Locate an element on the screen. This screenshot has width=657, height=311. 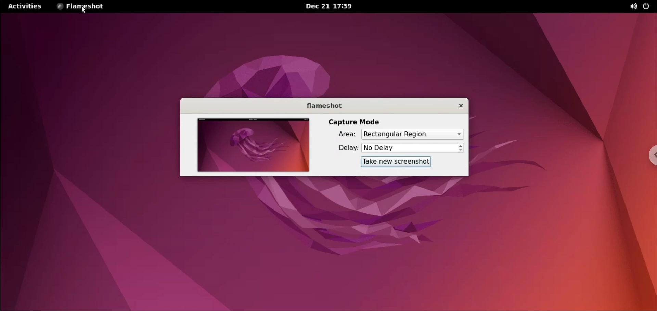
capture area types dropdown is located at coordinates (412, 134).